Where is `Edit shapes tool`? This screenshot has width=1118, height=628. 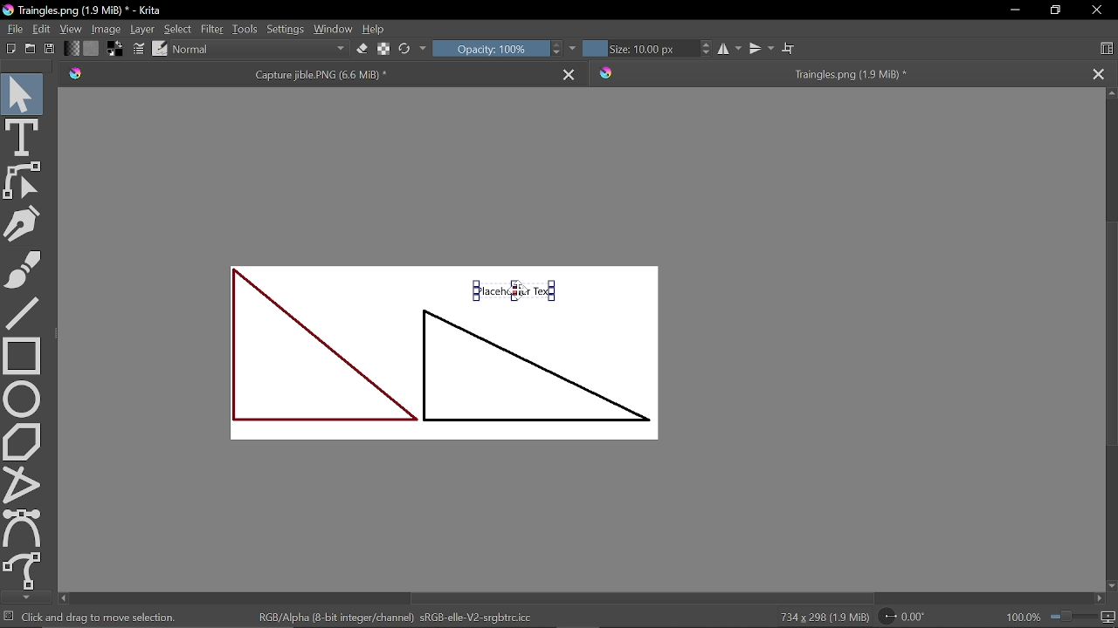 Edit shapes tool is located at coordinates (24, 182).